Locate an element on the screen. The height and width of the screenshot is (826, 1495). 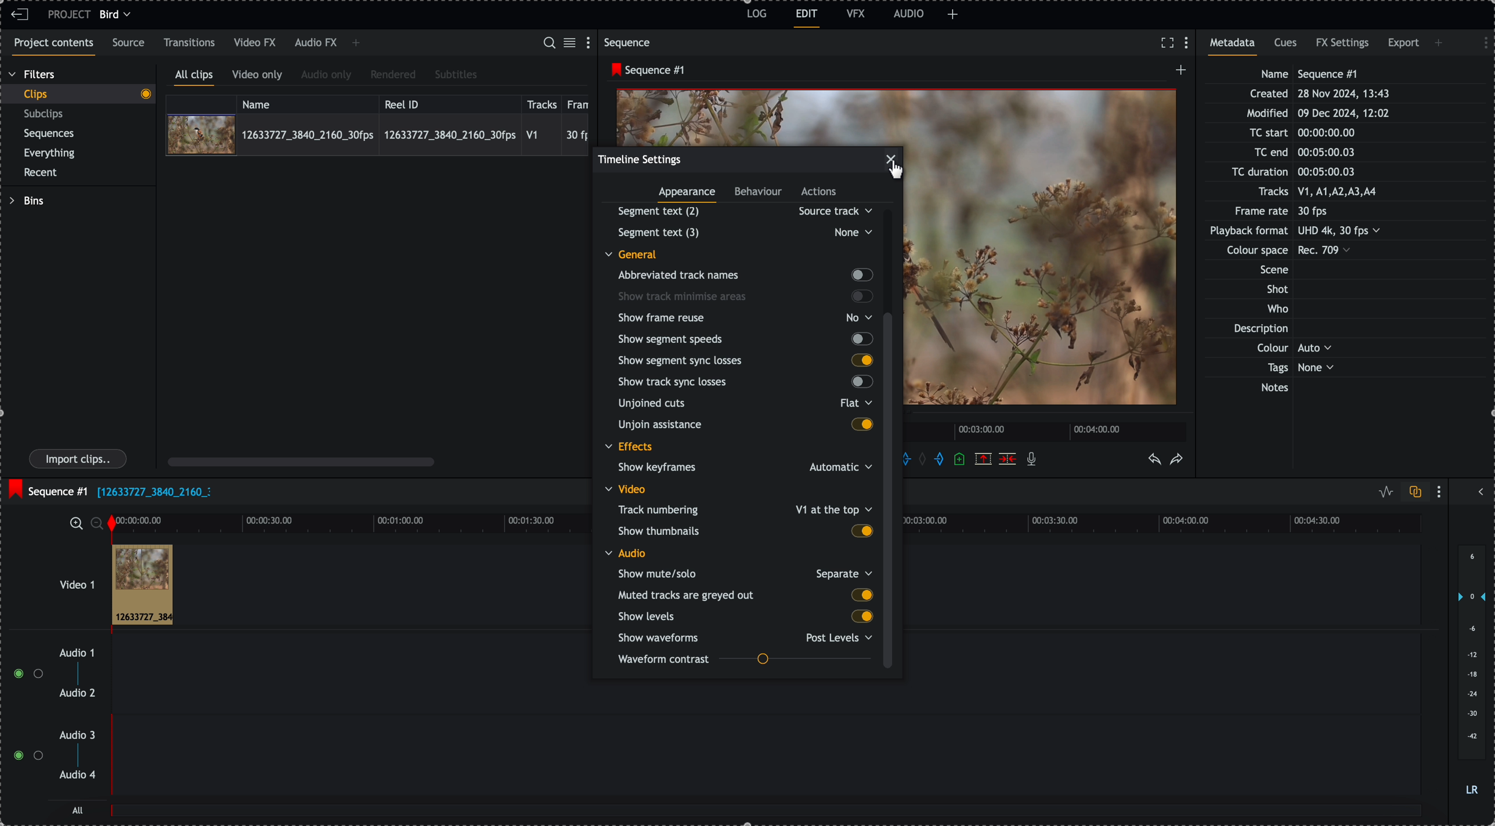
audio output level (d/B) is located at coordinates (1471, 671).